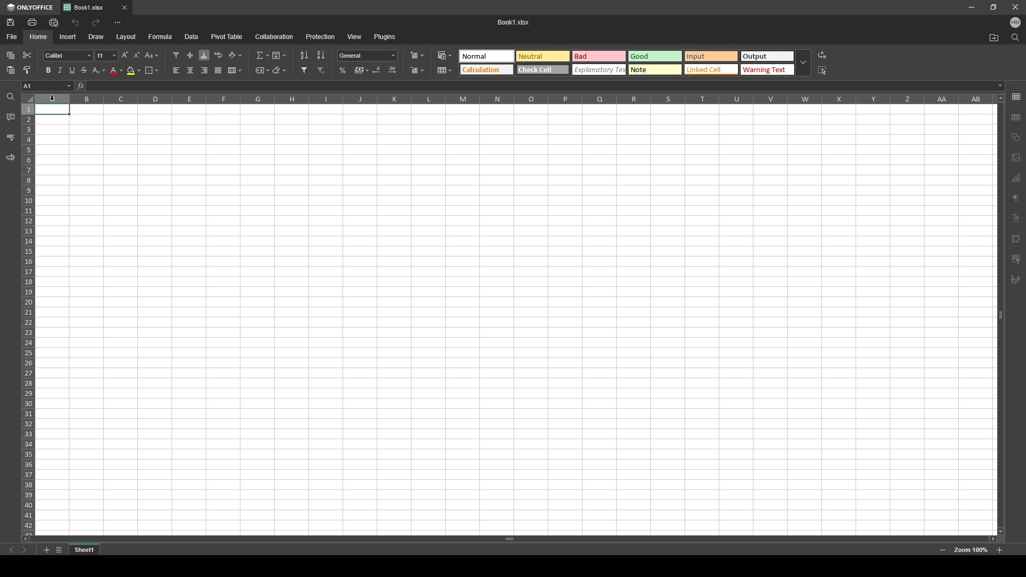 The image size is (1026, 577). I want to click on strikethrough, so click(84, 71).